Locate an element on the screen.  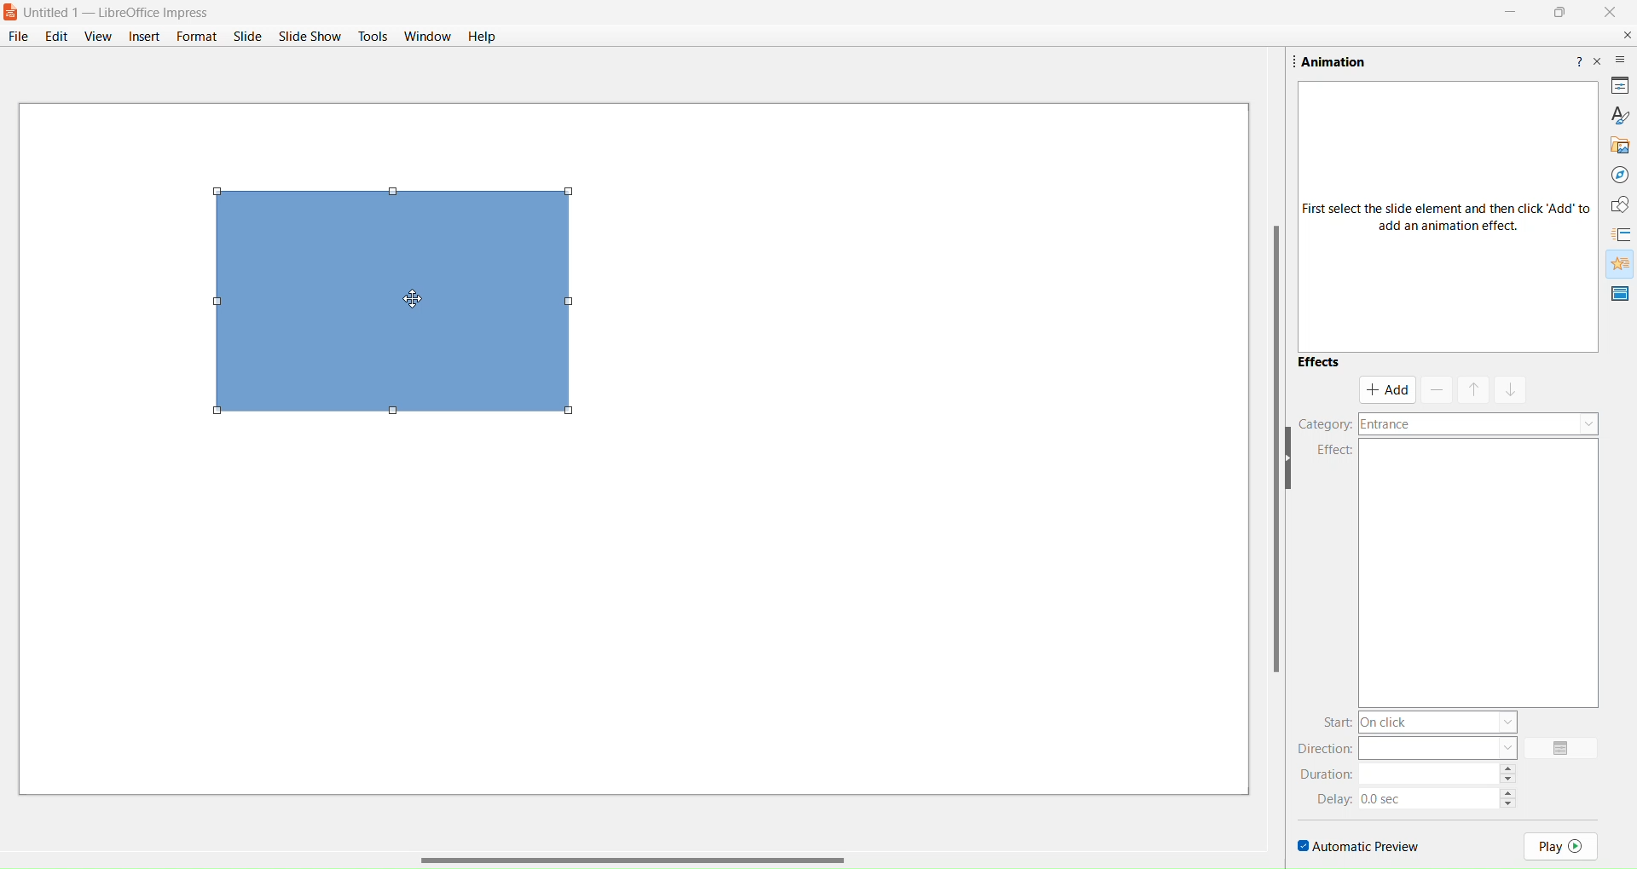
cursor is located at coordinates (415, 300).